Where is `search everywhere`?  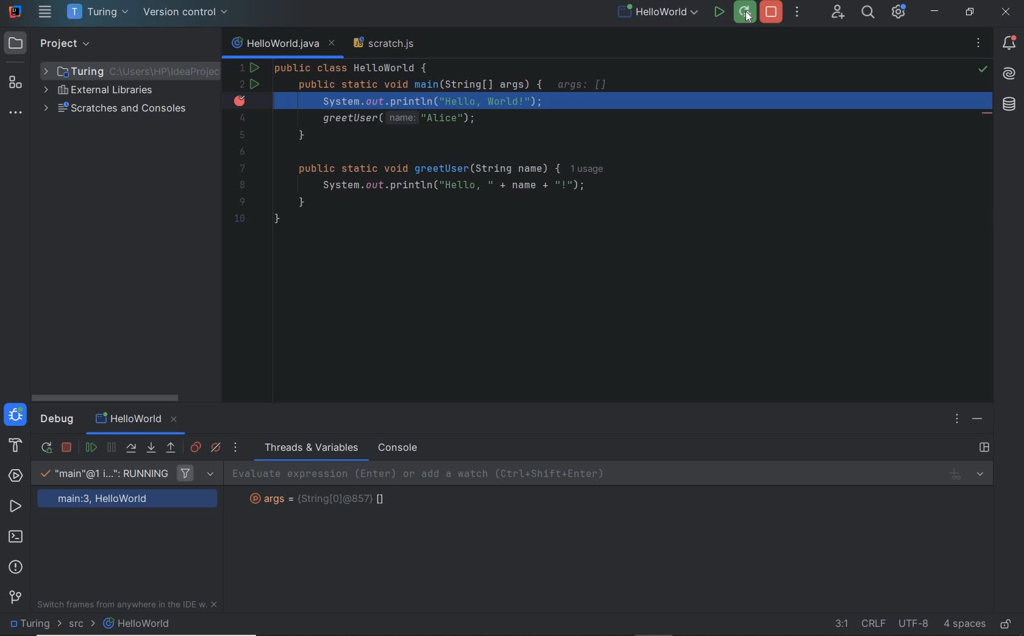 search everywhere is located at coordinates (868, 13).